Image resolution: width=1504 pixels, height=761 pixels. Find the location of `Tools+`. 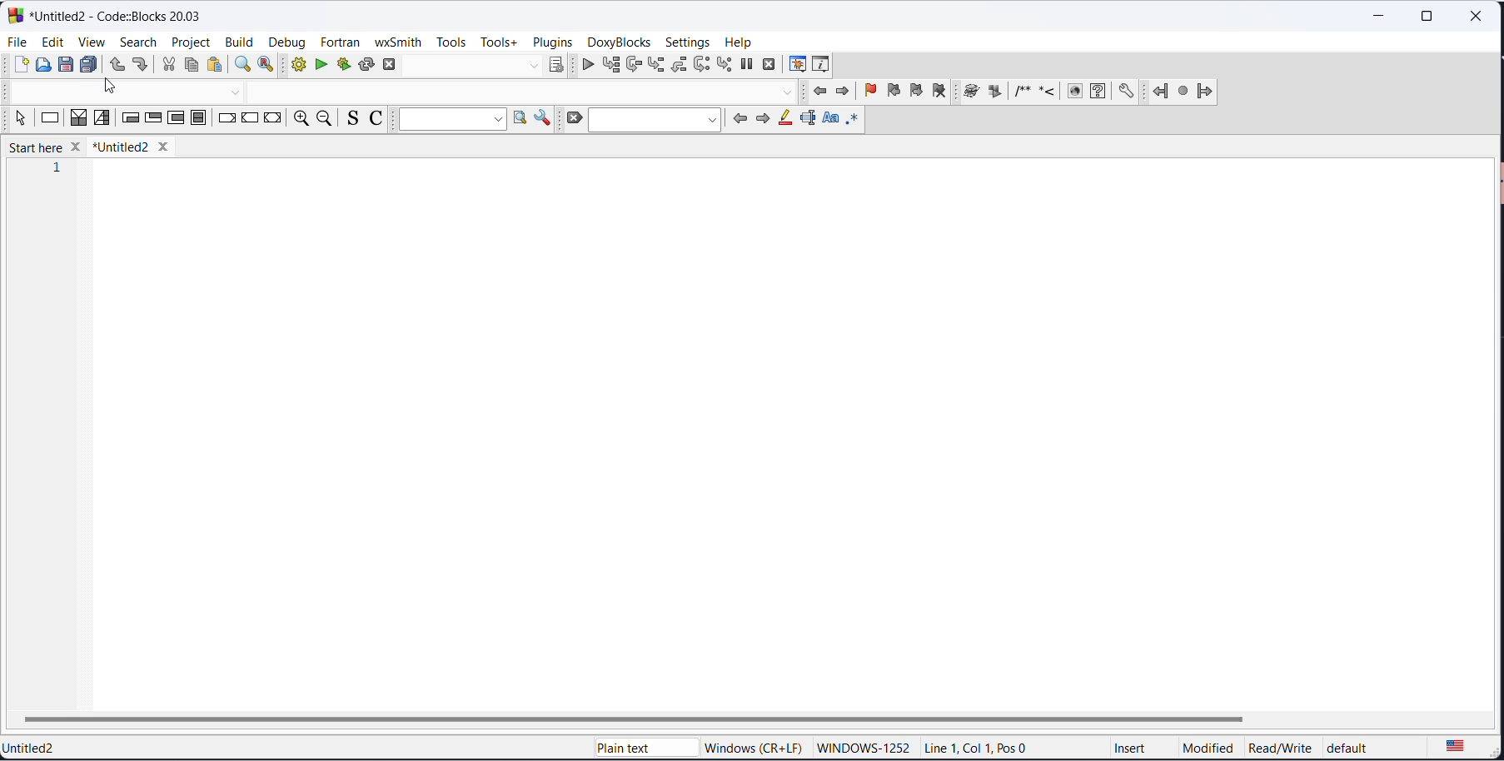

Tools+ is located at coordinates (499, 42).